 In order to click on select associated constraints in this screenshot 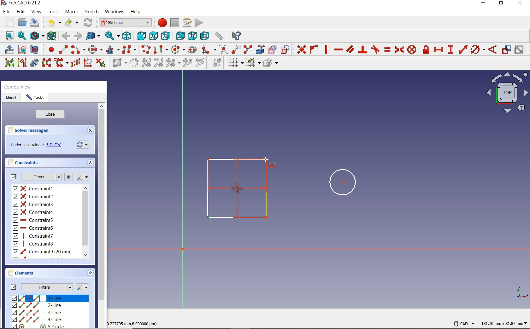, I will do `click(8, 63)`.